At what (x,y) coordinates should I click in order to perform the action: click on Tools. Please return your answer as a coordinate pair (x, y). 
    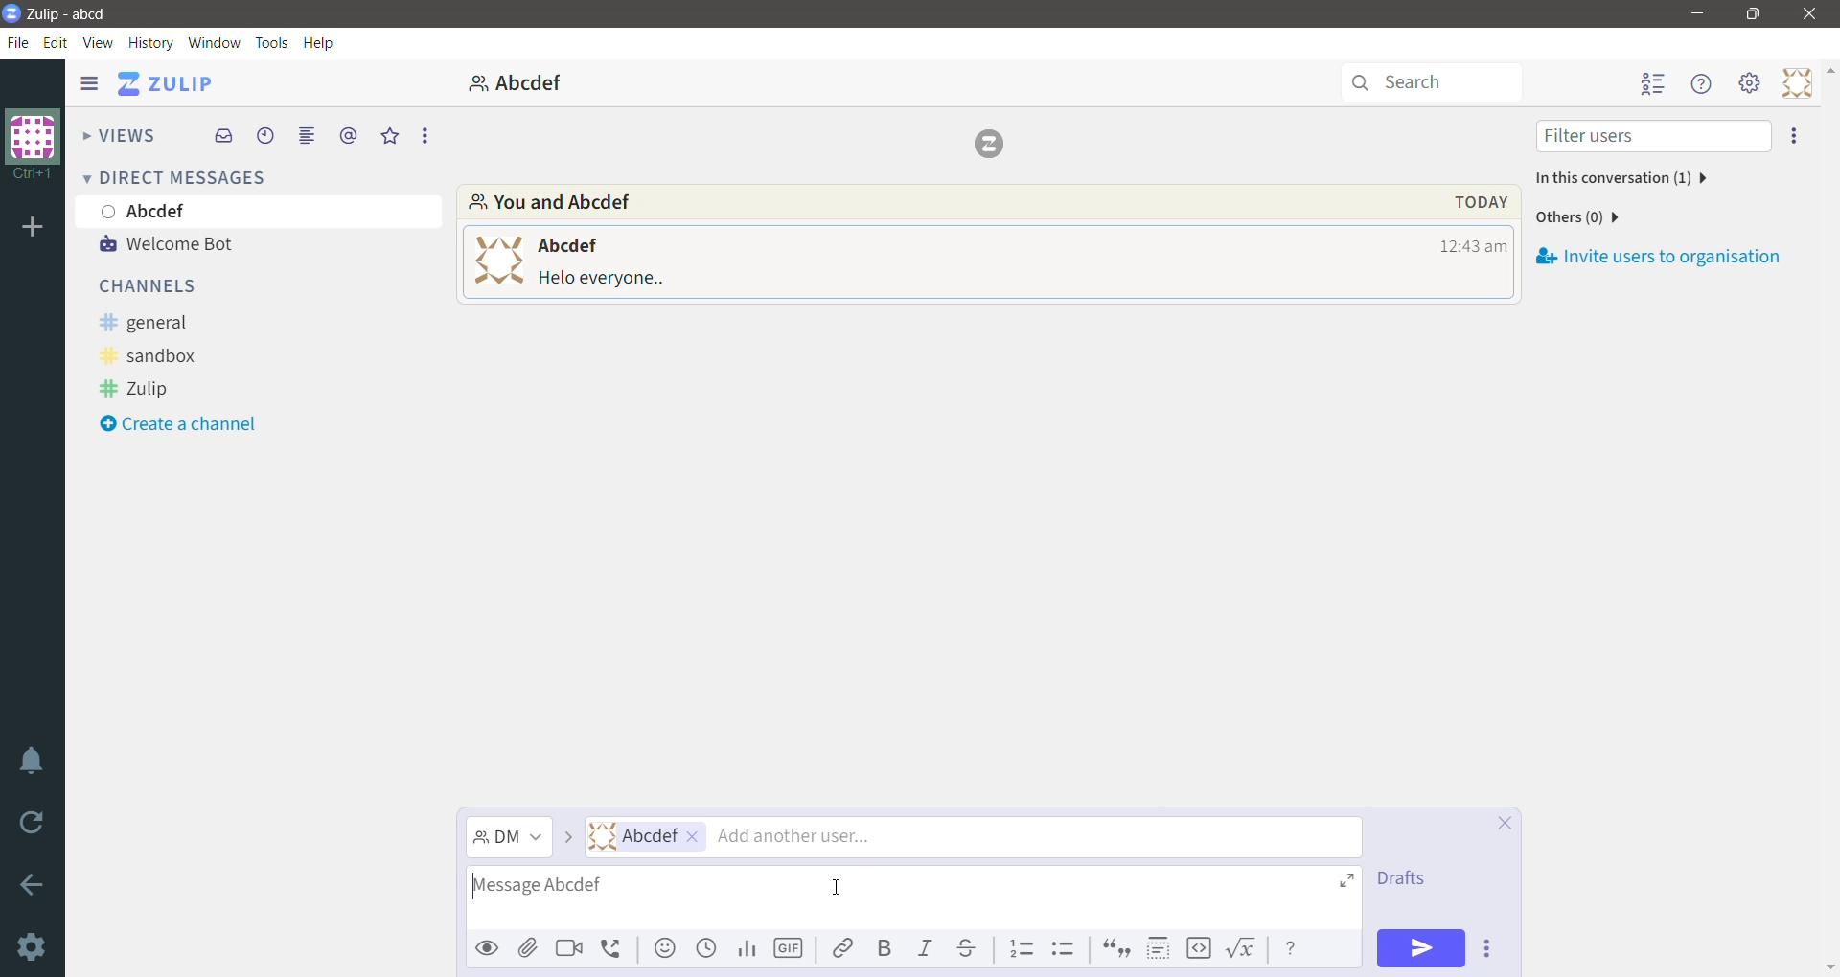
    Looking at the image, I should click on (274, 43).